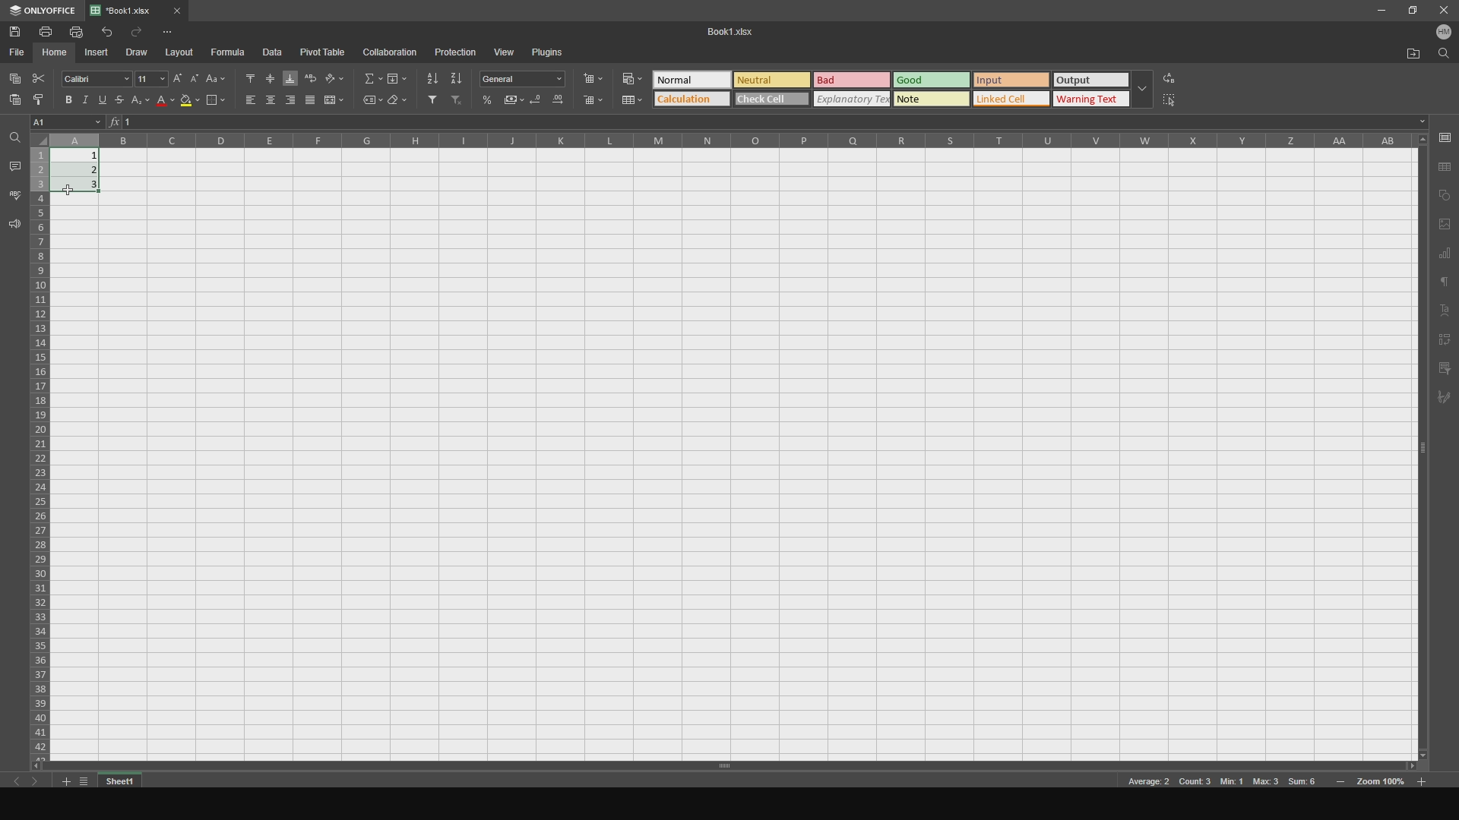 Image resolution: width=1459 pixels, height=820 pixels. What do you see at coordinates (81, 169) in the screenshot?
I see `completed cells` at bounding box center [81, 169].